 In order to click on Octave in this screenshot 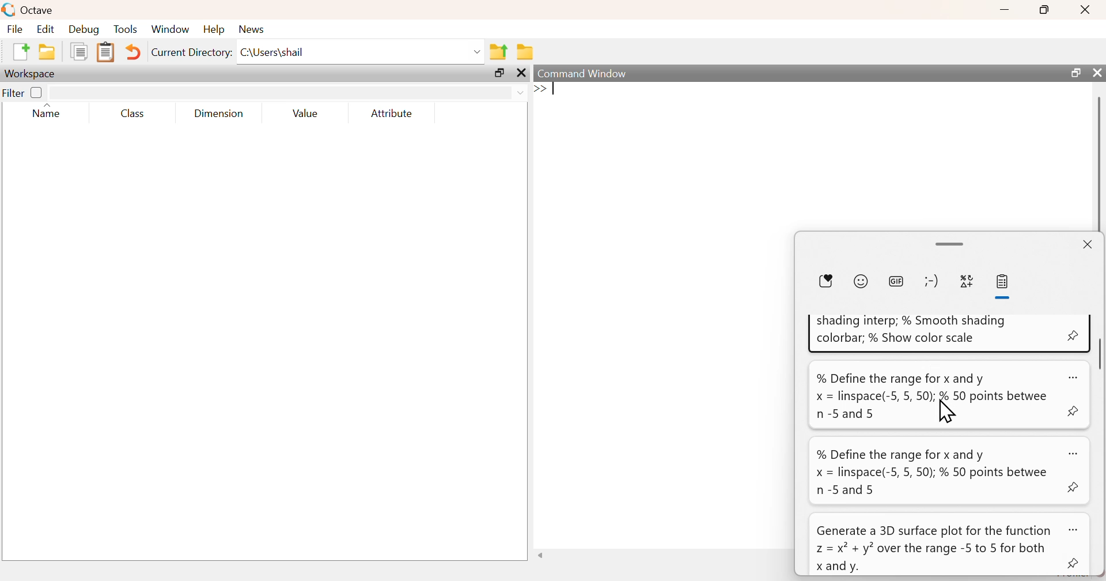, I will do `click(38, 10)`.